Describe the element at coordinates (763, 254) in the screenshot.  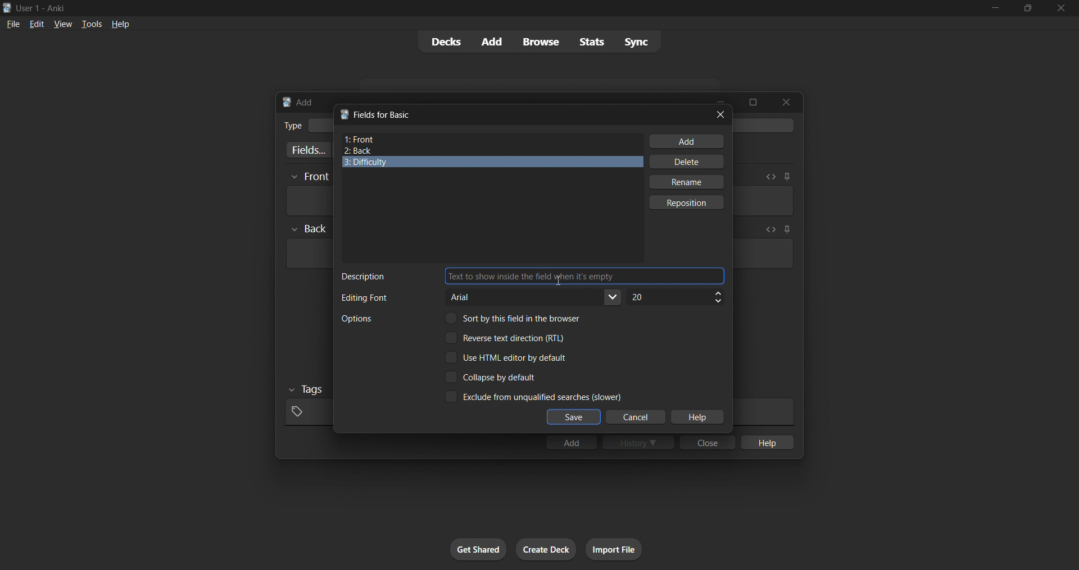
I see `Card back input` at that location.